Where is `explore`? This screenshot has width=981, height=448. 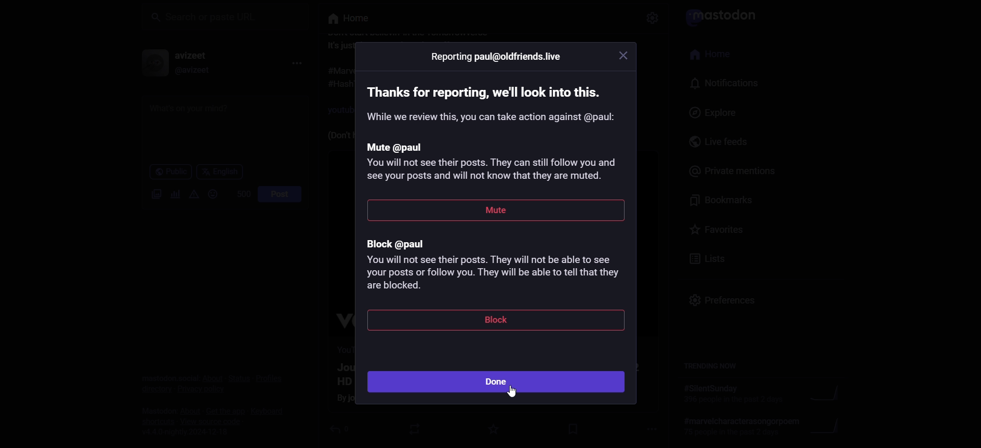 explore is located at coordinates (711, 113).